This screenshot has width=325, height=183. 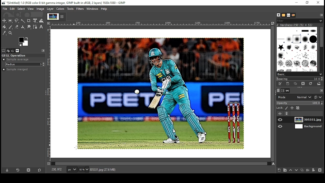 I want to click on configure this tab, so click(x=321, y=91).